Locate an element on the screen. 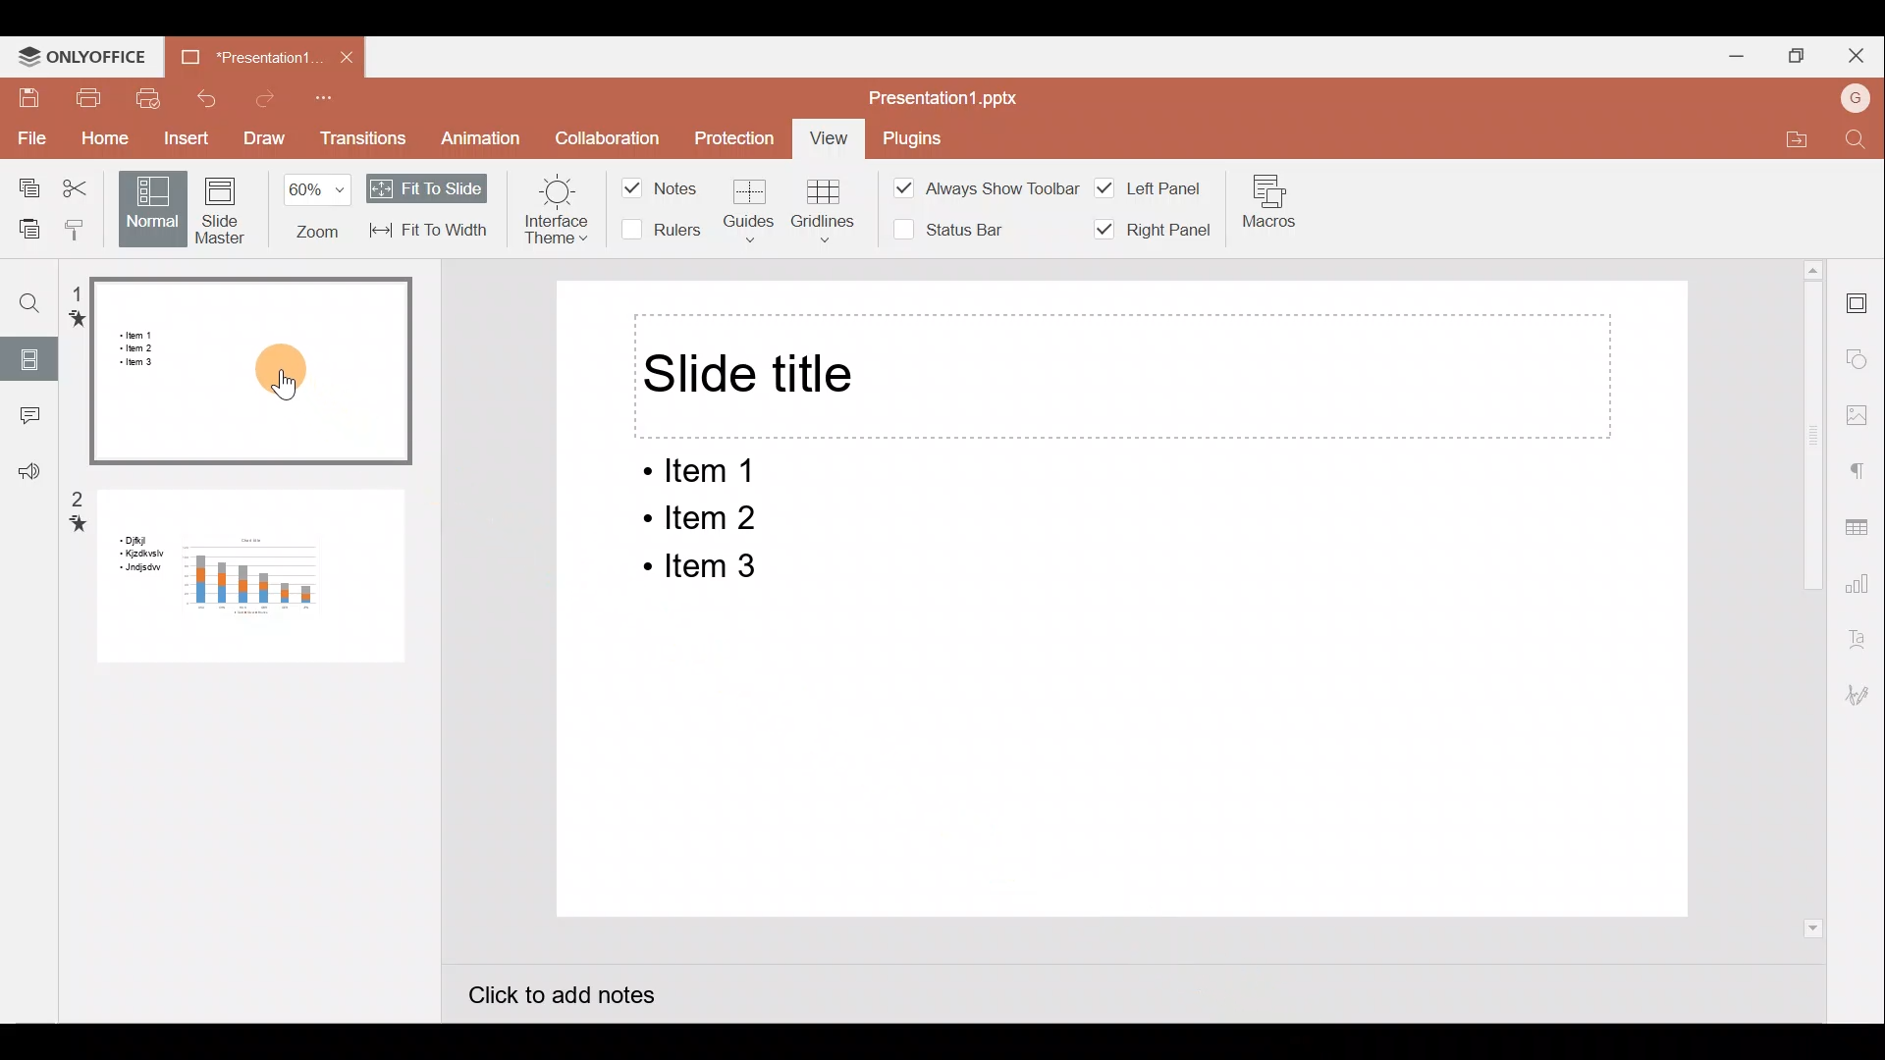 The width and height of the screenshot is (1885, 1060). Copy is located at coordinates (22, 184).